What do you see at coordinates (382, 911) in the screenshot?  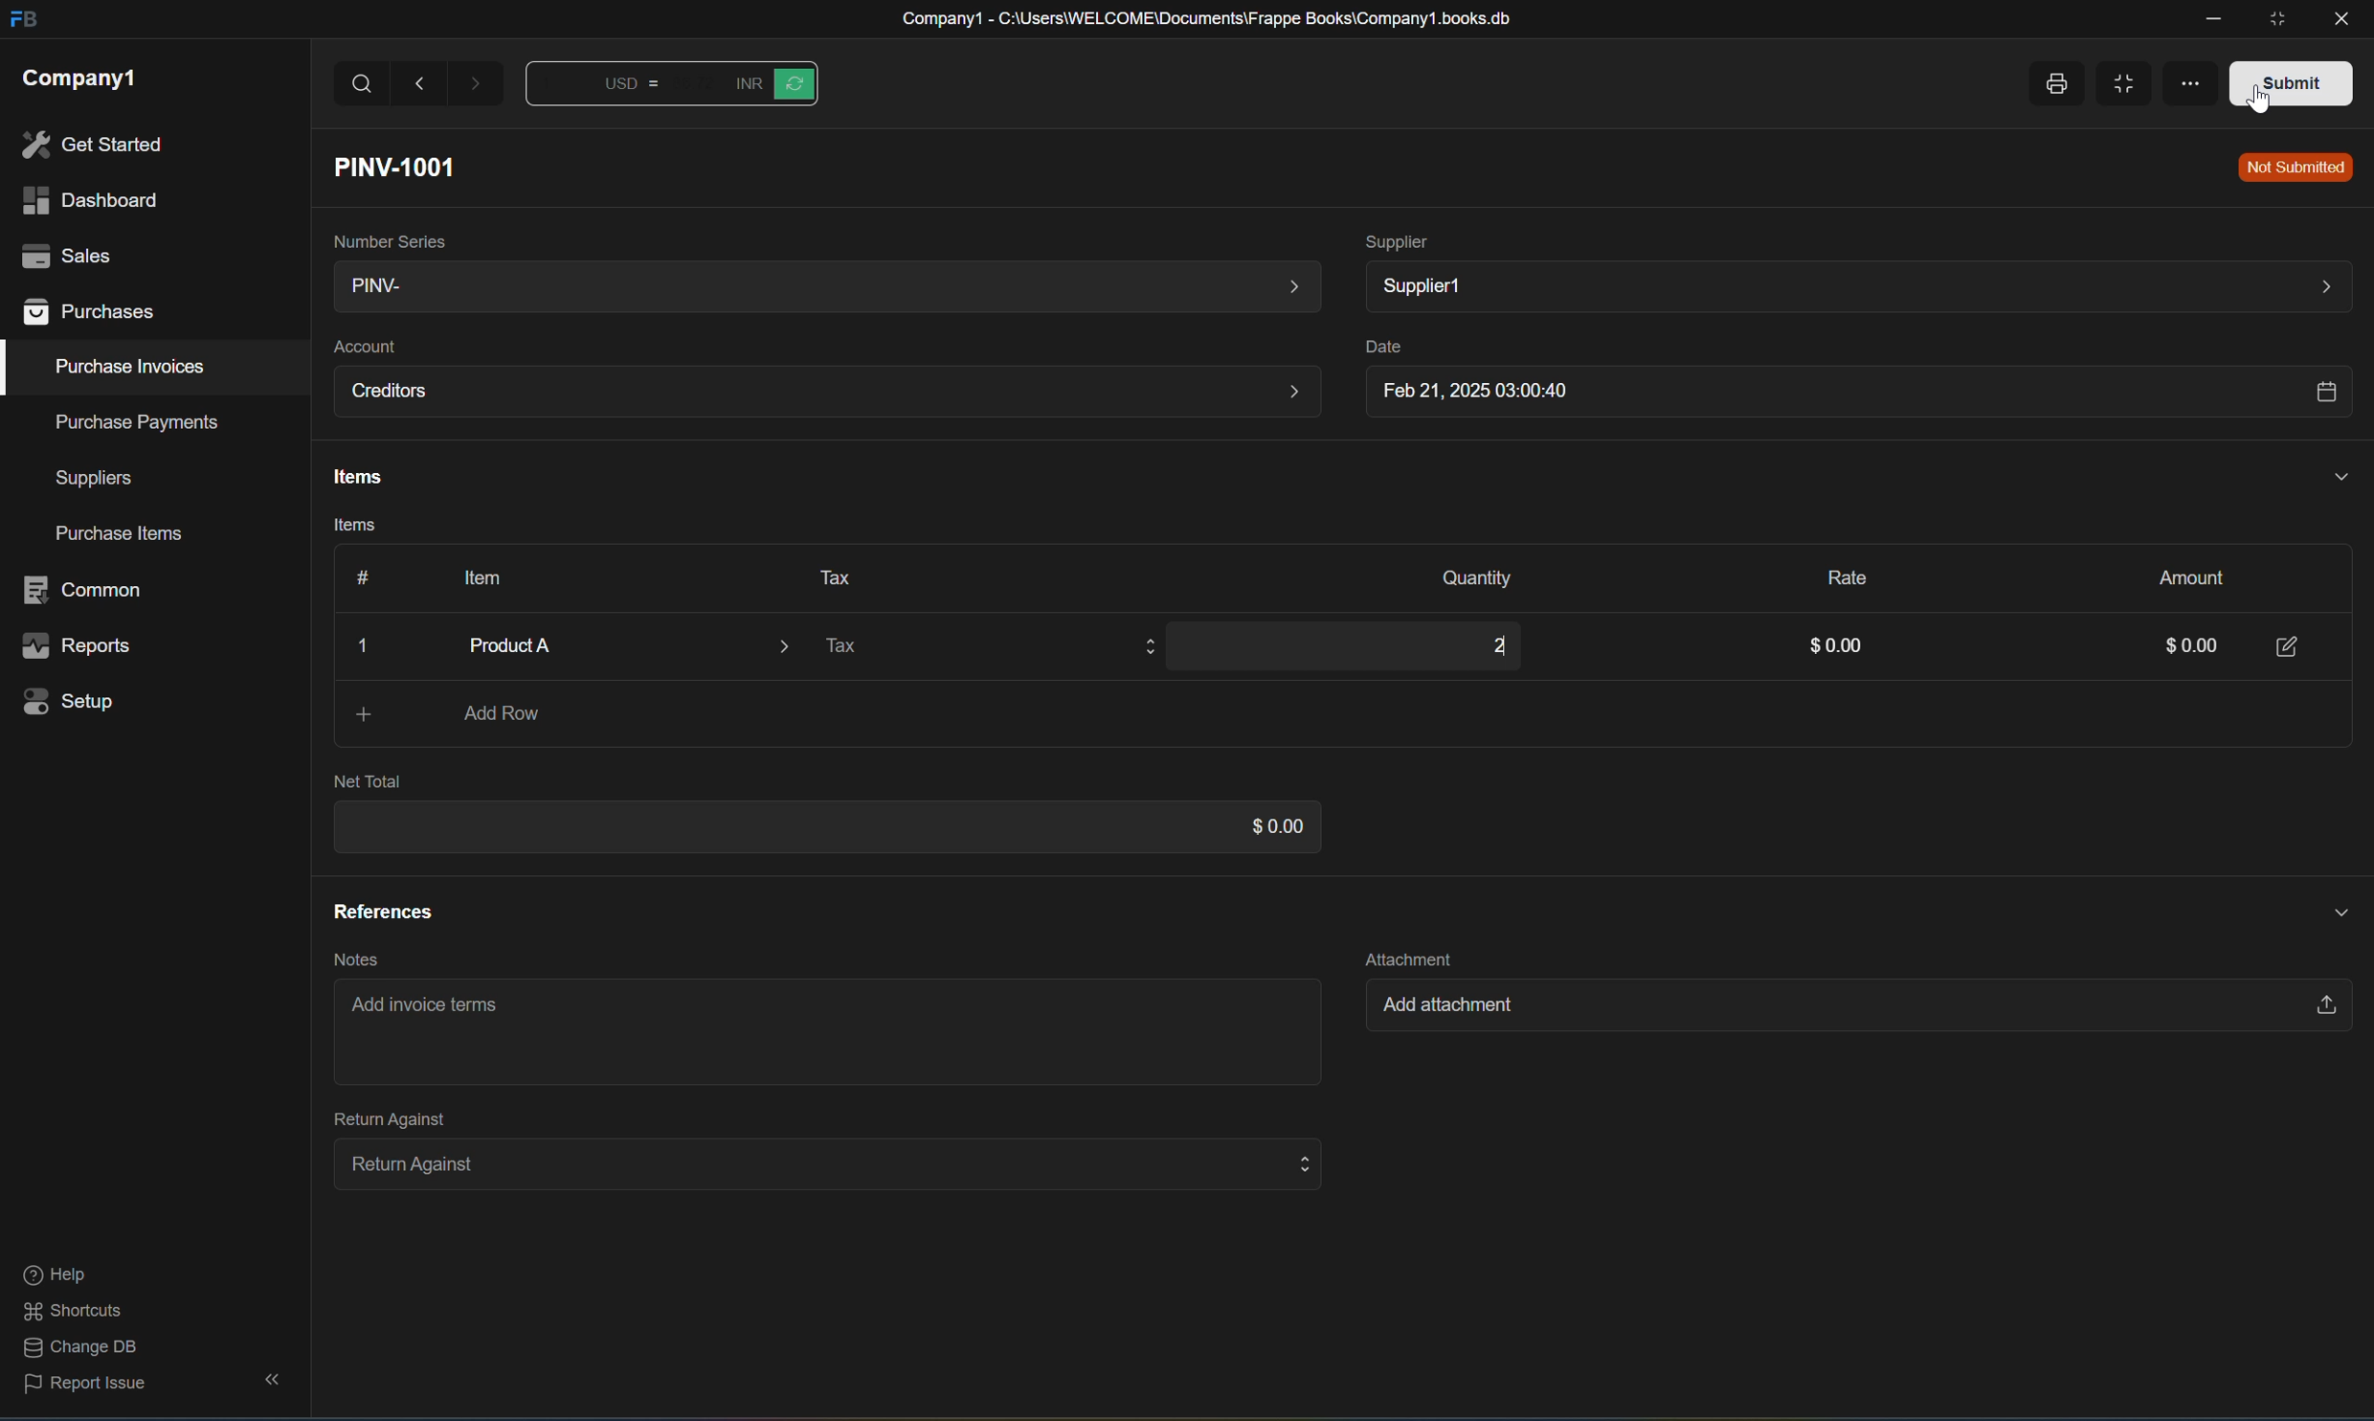 I see `References` at bounding box center [382, 911].